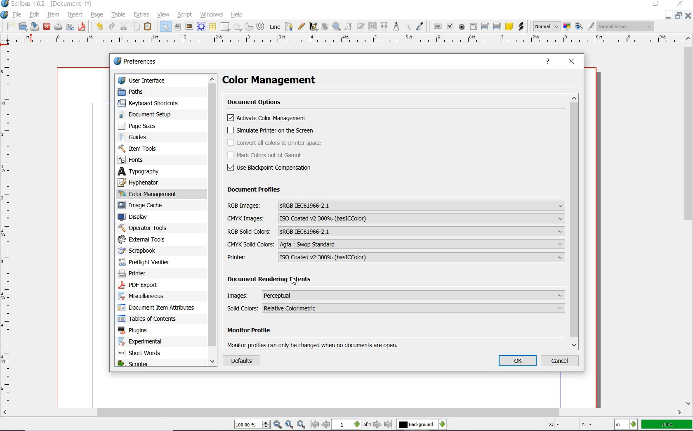 This screenshot has width=693, height=431. Describe the element at coordinates (165, 27) in the screenshot. I see `select` at that location.